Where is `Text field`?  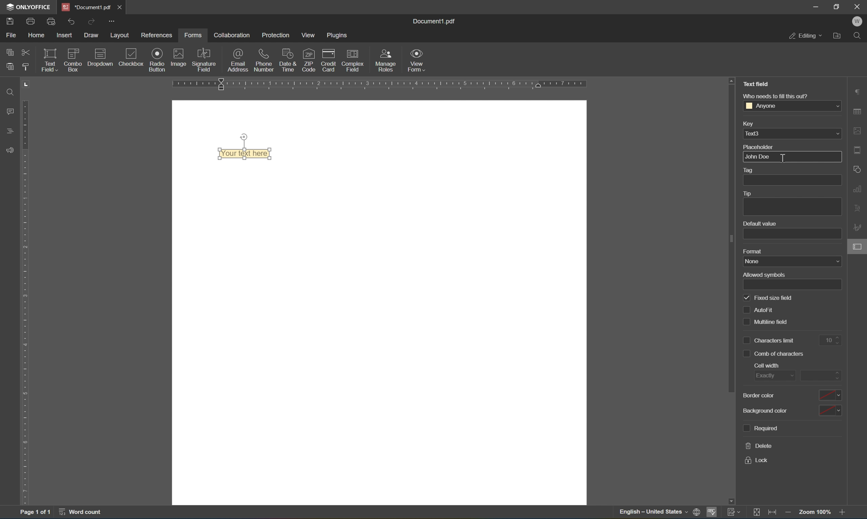 Text field is located at coordinates (757, 85).